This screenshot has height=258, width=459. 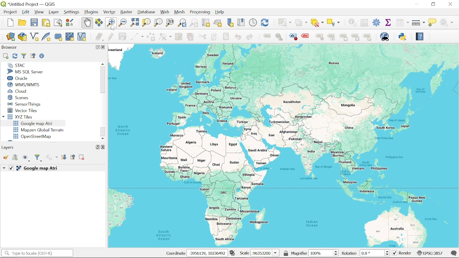 I want to click on Restore down, so click(x=433, y=4).